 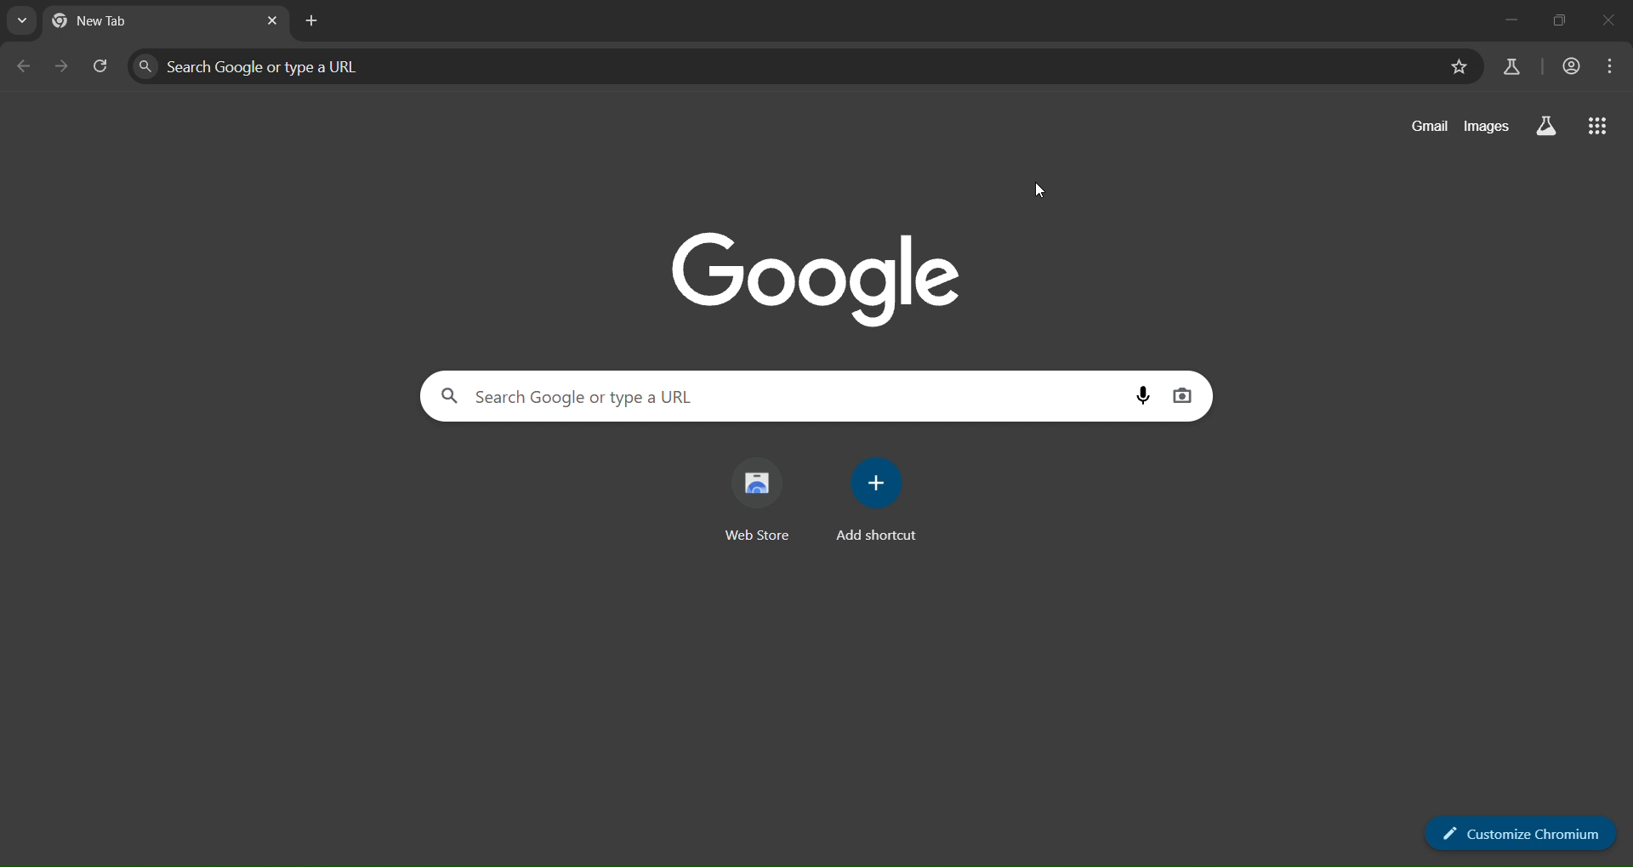 What do you see at coordinates (1183, 395) in the screenshot?
I see `image search` at bounding box center [1183, 395].